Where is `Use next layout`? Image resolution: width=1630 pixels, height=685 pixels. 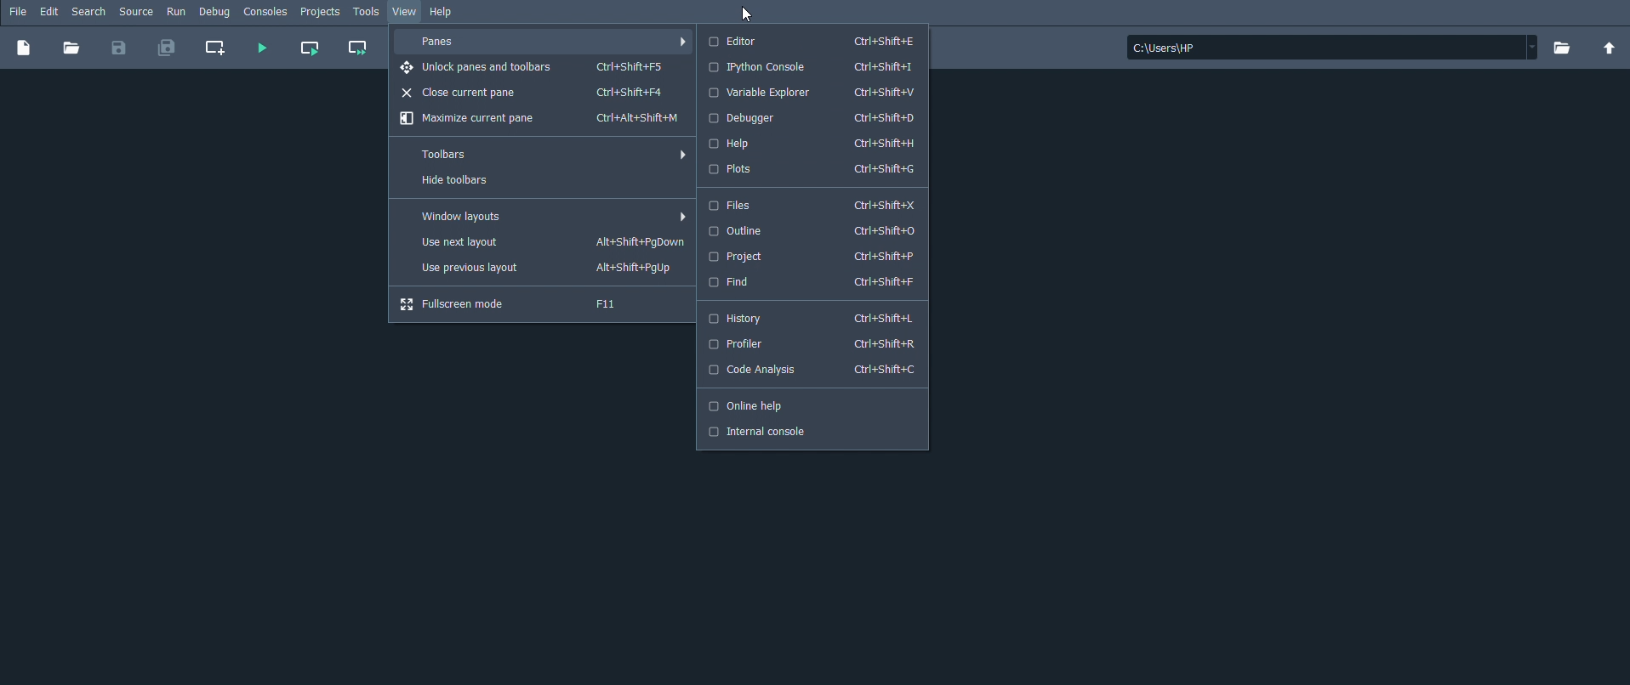
Use next layout is located at coordinates (543, 243).